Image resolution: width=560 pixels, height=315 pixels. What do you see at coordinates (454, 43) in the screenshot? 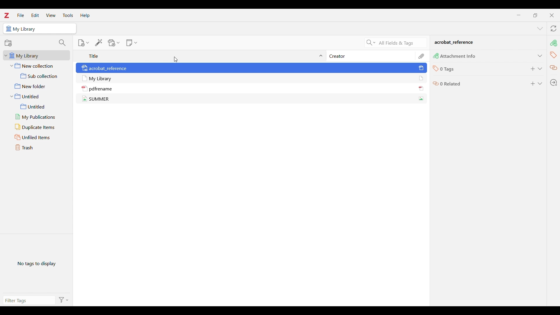
I see `acrobat _reference` at bounding box center [454, 43].